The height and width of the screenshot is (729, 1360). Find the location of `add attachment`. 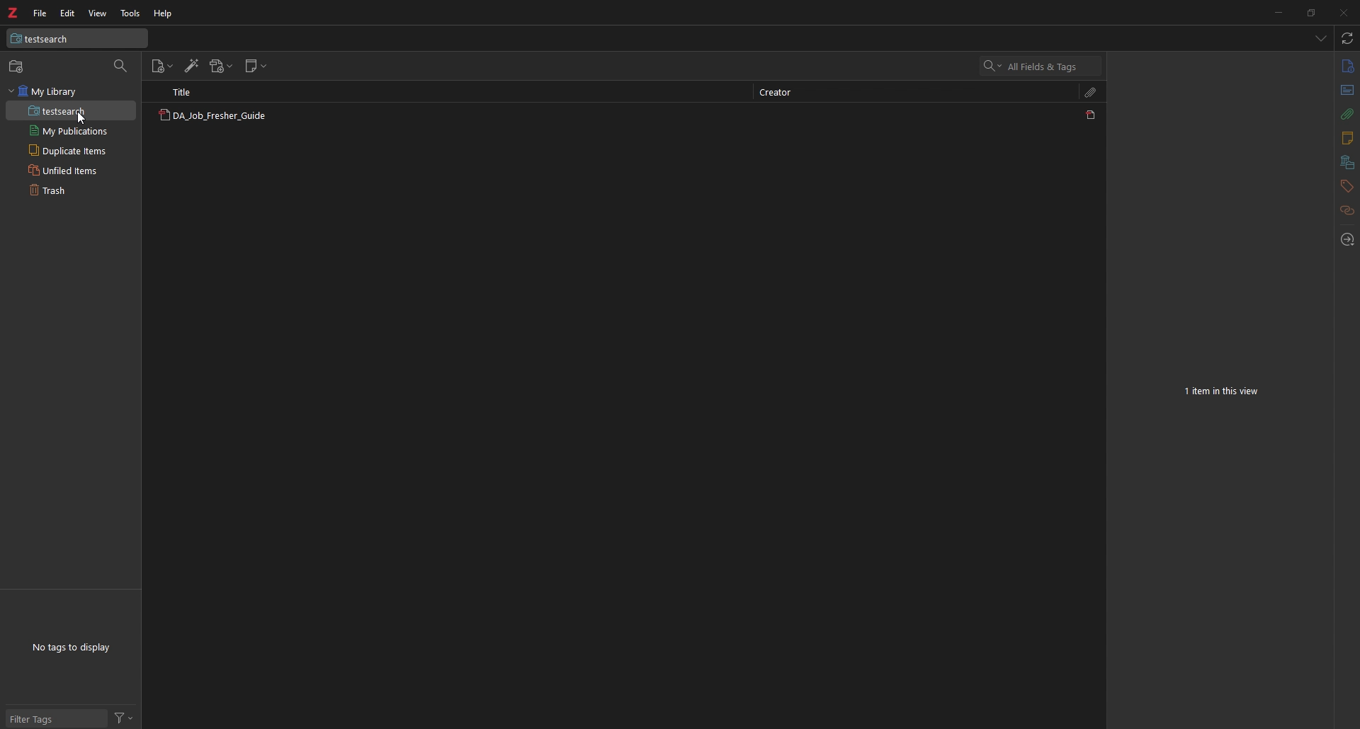

add attachment is located at coordinates (222, 66).